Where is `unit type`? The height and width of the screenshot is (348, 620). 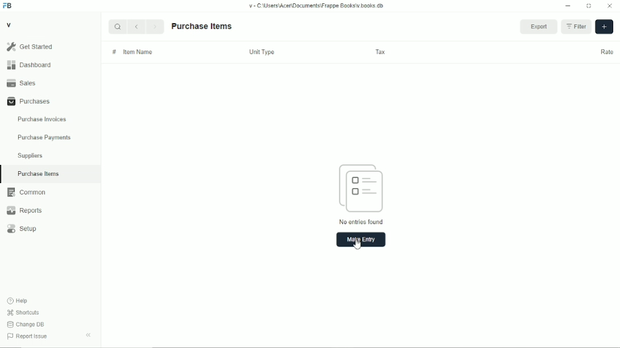 unit type is located at coordinates (262, 52).